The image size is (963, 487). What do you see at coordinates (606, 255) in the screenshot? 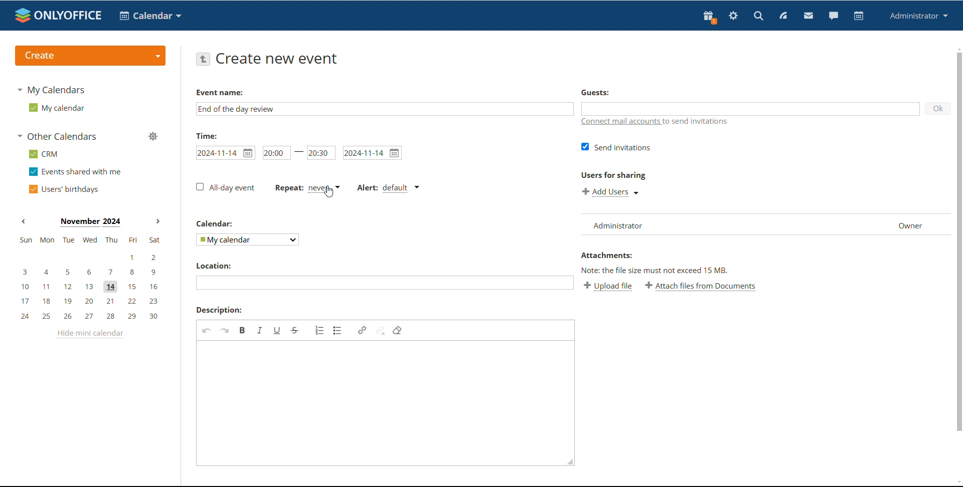
I see `Attachments` at bounding box center [606, 255].